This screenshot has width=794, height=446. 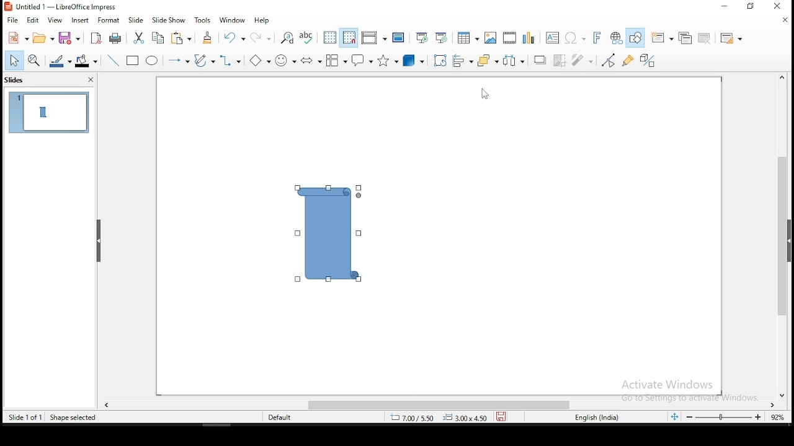 What do you see at coordinates (399, 38) in the screenshot?
I see `master slide` at bounding box center [399, 38].